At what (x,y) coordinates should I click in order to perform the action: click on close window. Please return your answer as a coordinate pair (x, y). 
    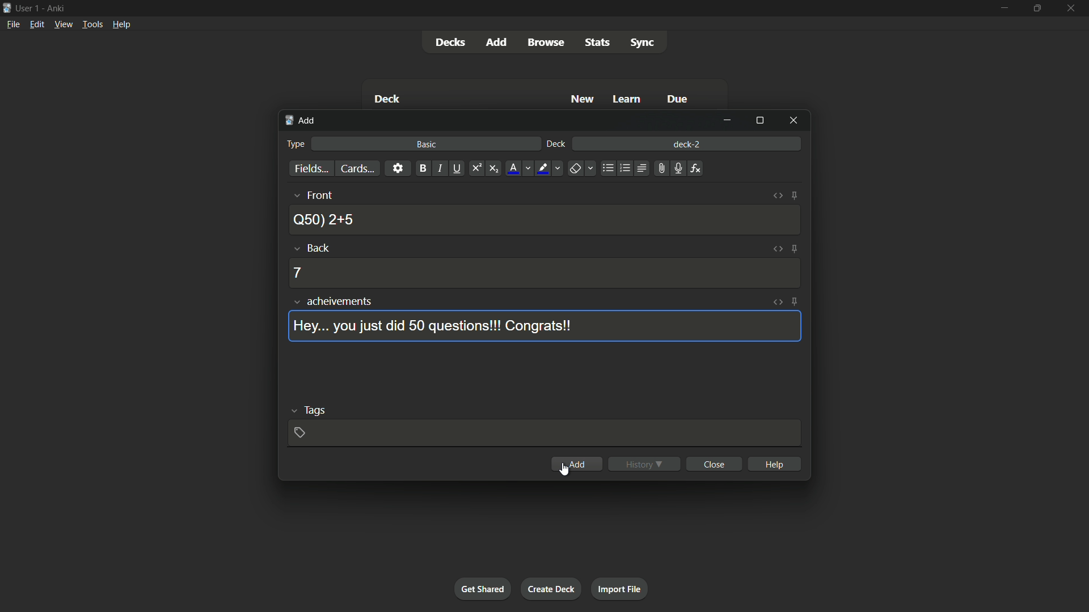
    Looking at the image, I should click on (792, 121).